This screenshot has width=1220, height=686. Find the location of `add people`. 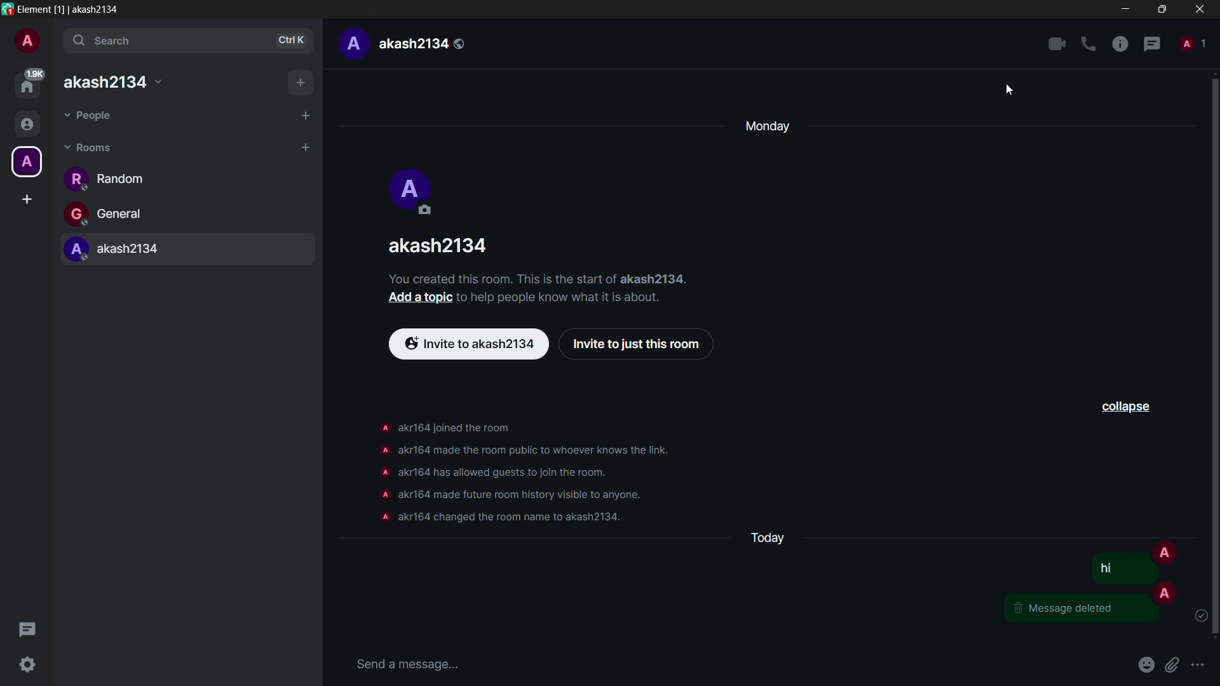

add people is located at coordinates (306, 116).